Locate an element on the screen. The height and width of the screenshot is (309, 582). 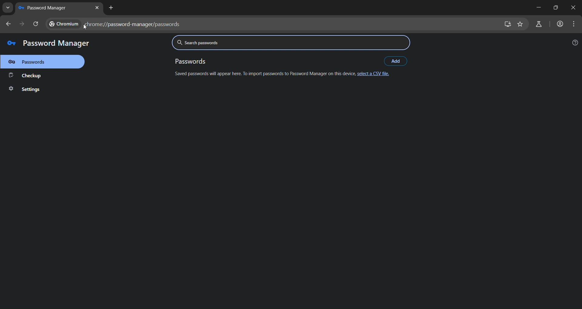
select a CSV file. is located at coordinates (374, 75).